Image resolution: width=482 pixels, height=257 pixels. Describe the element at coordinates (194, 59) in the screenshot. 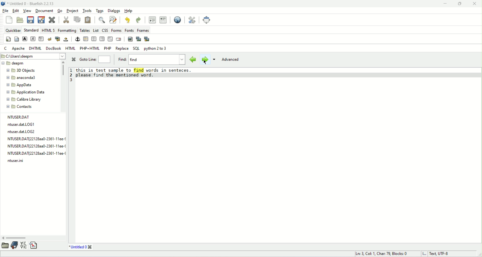

I see `previous` at that location.